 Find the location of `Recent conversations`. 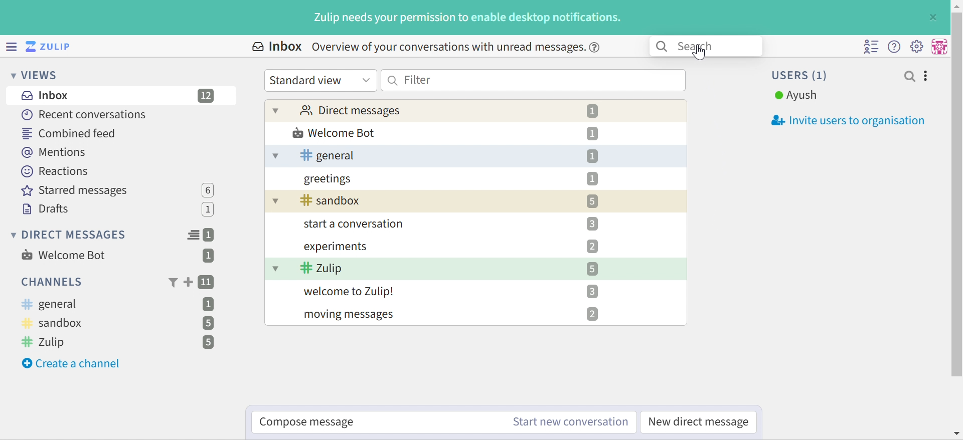

Recent conversations is located at coordinates (85, 114).